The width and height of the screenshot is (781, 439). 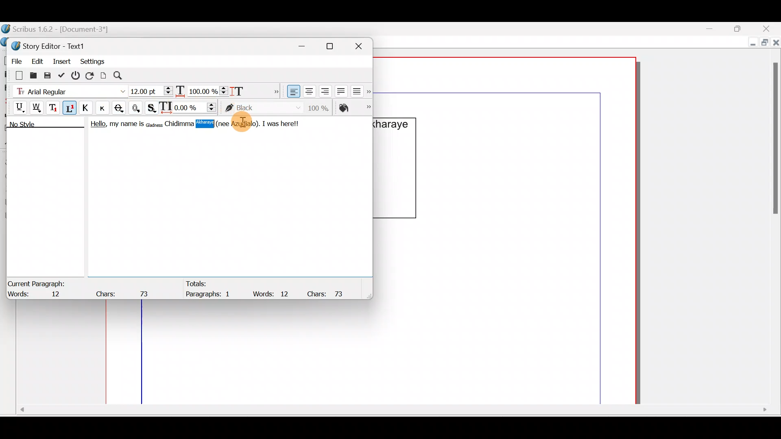 I want to click on Minimize, so click(x=306, y=45).